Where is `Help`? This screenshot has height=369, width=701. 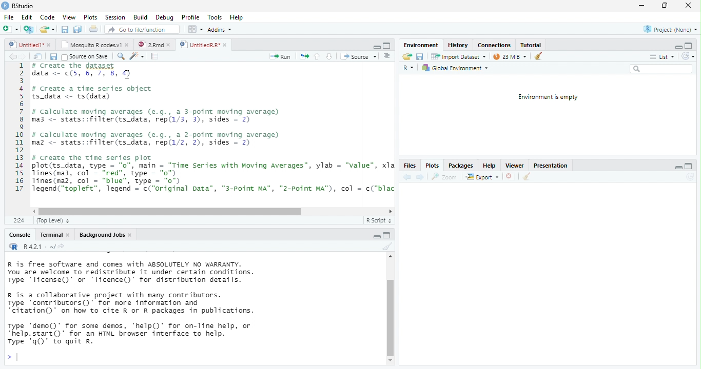 Help is located at coordinates (488, 166).